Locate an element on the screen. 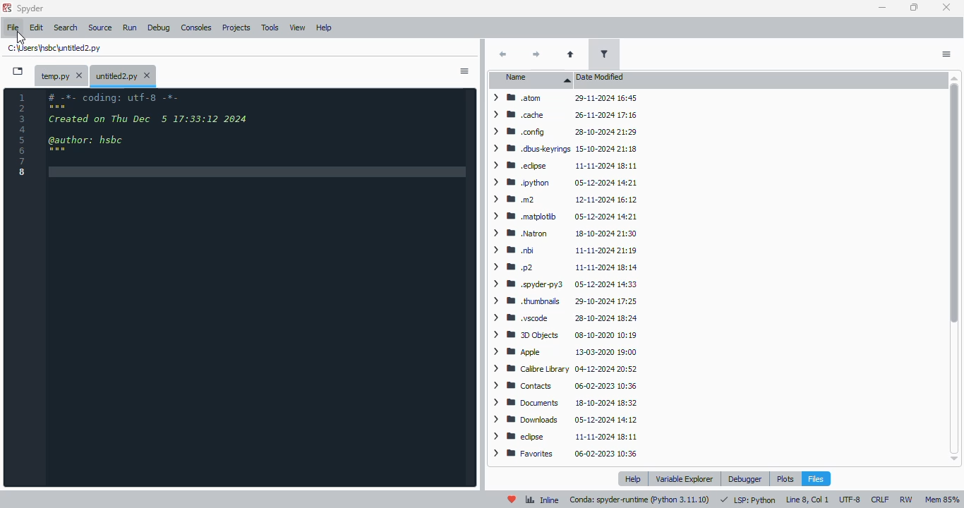 Image resolution: width=964 pixels, height=508 pixels. vertical scroll bar is located at coordinates (952, 268).